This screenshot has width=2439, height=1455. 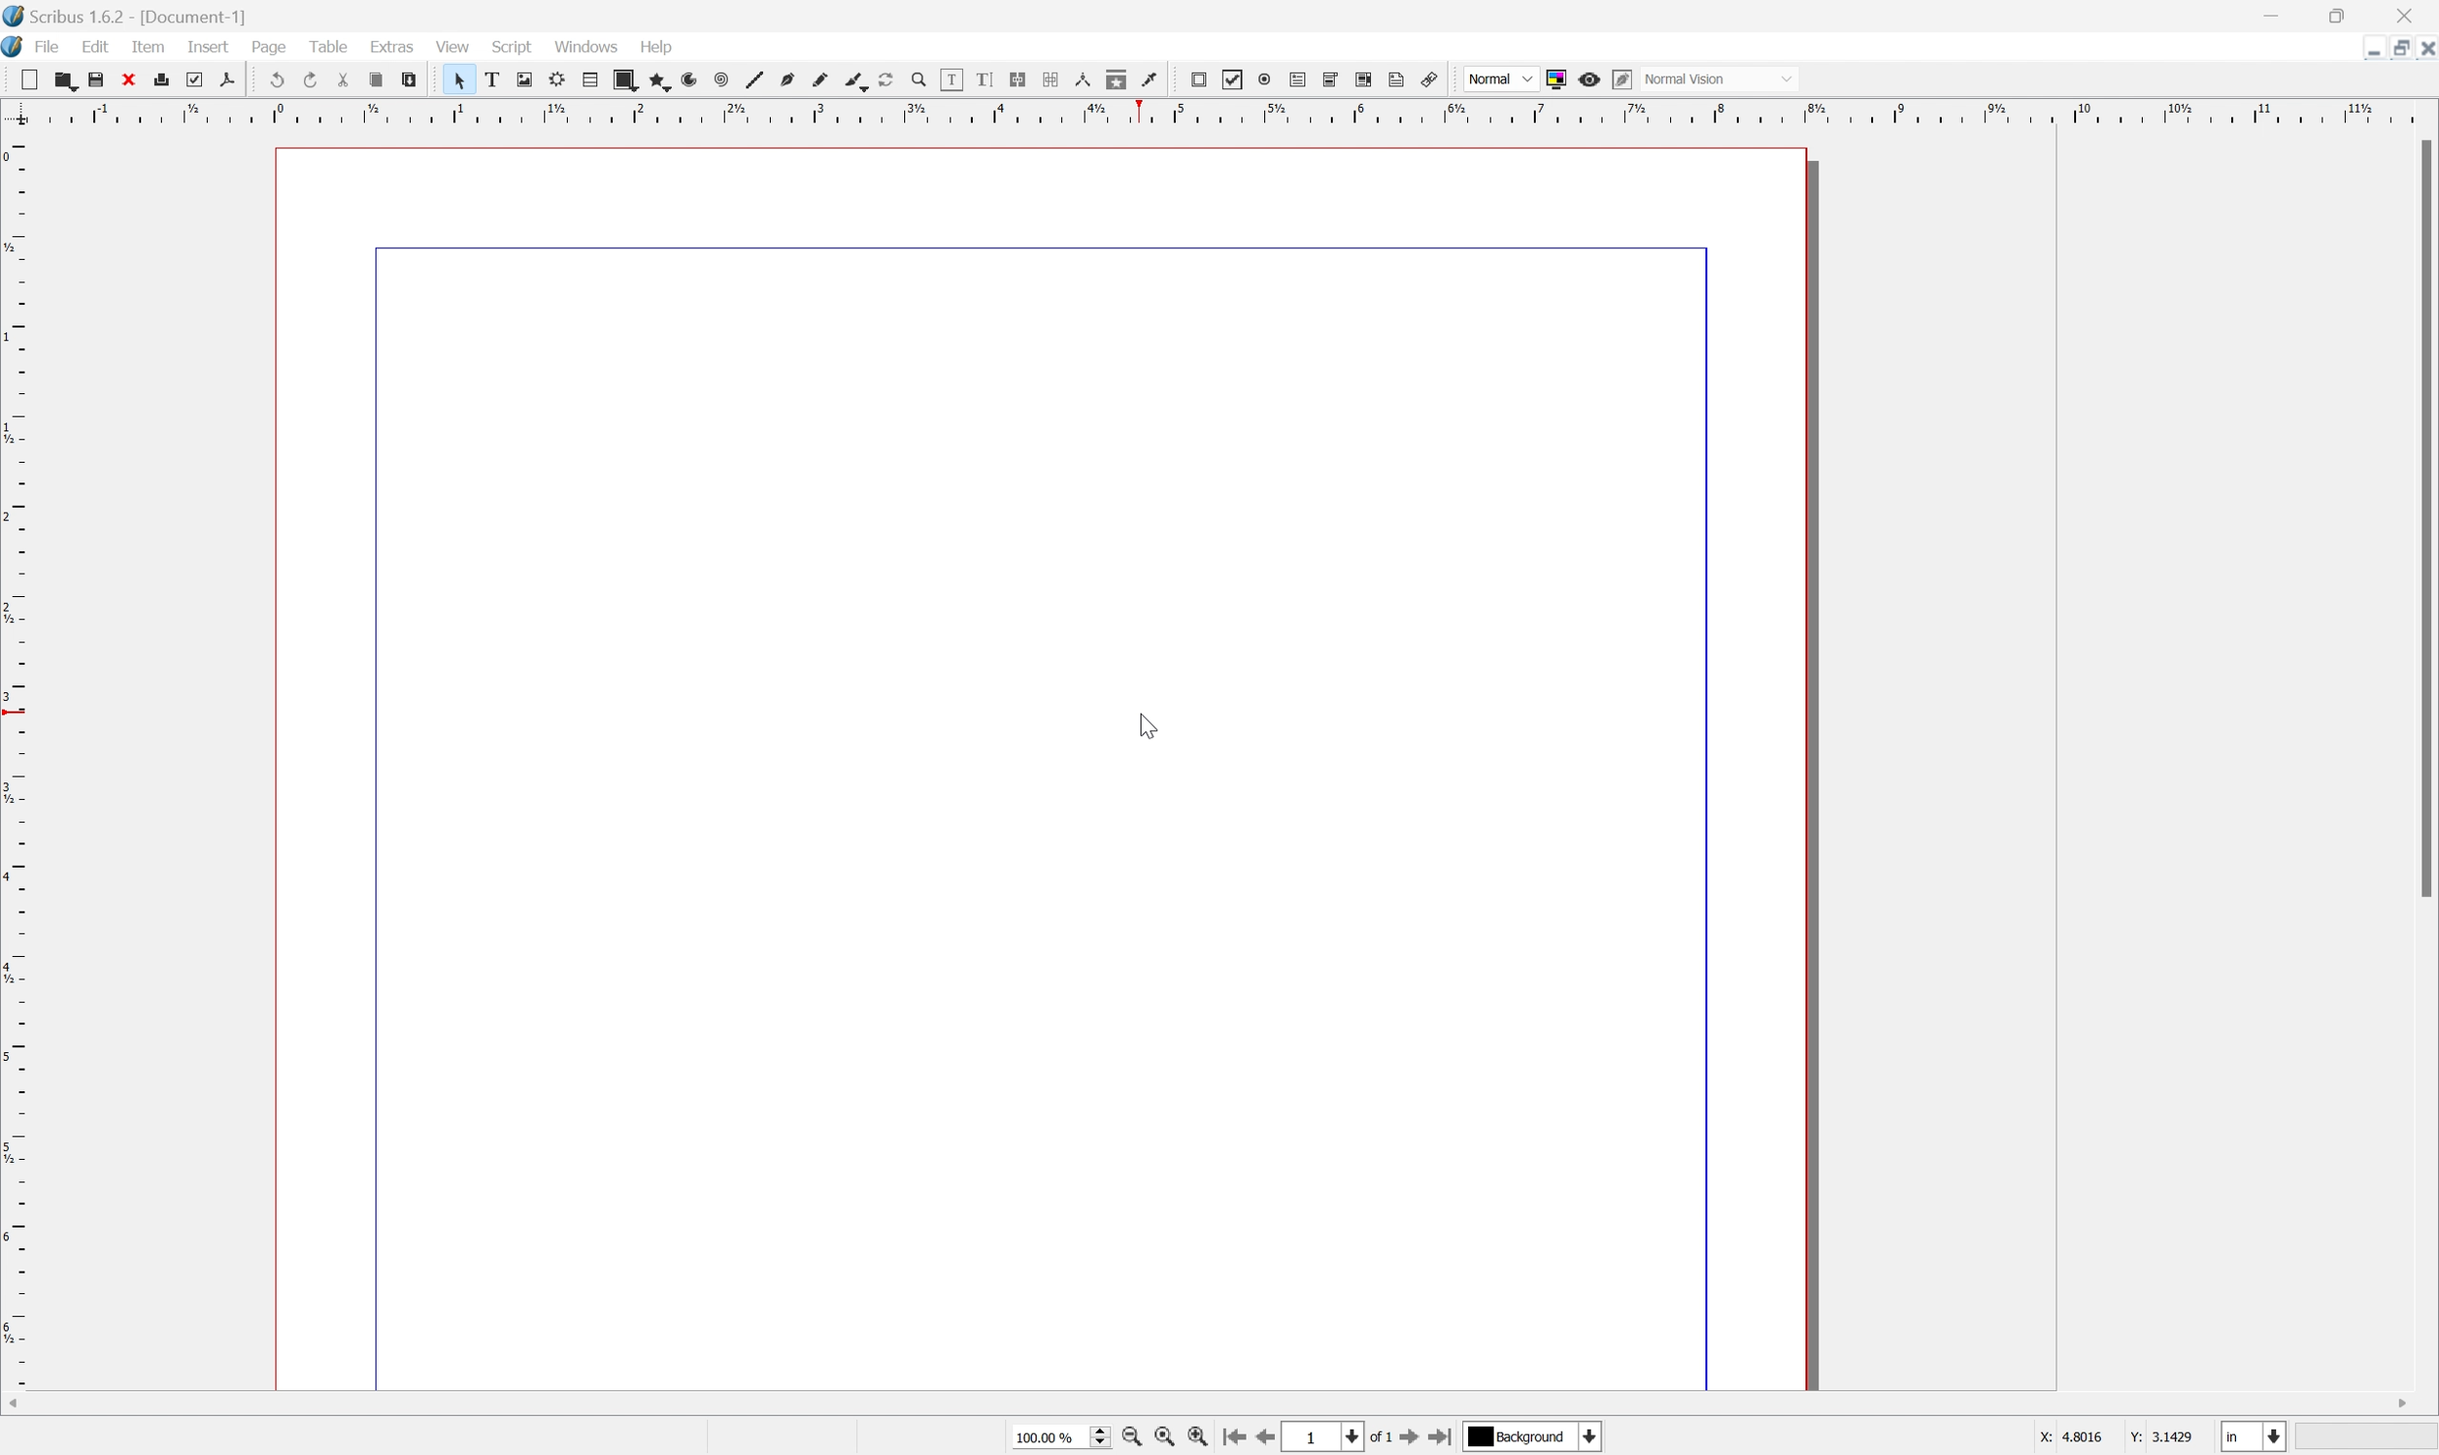 What do you see at coordinates (1624, 78) in the screenshot?
I see `edit in preview mode` at bounding box center [1624, 78].